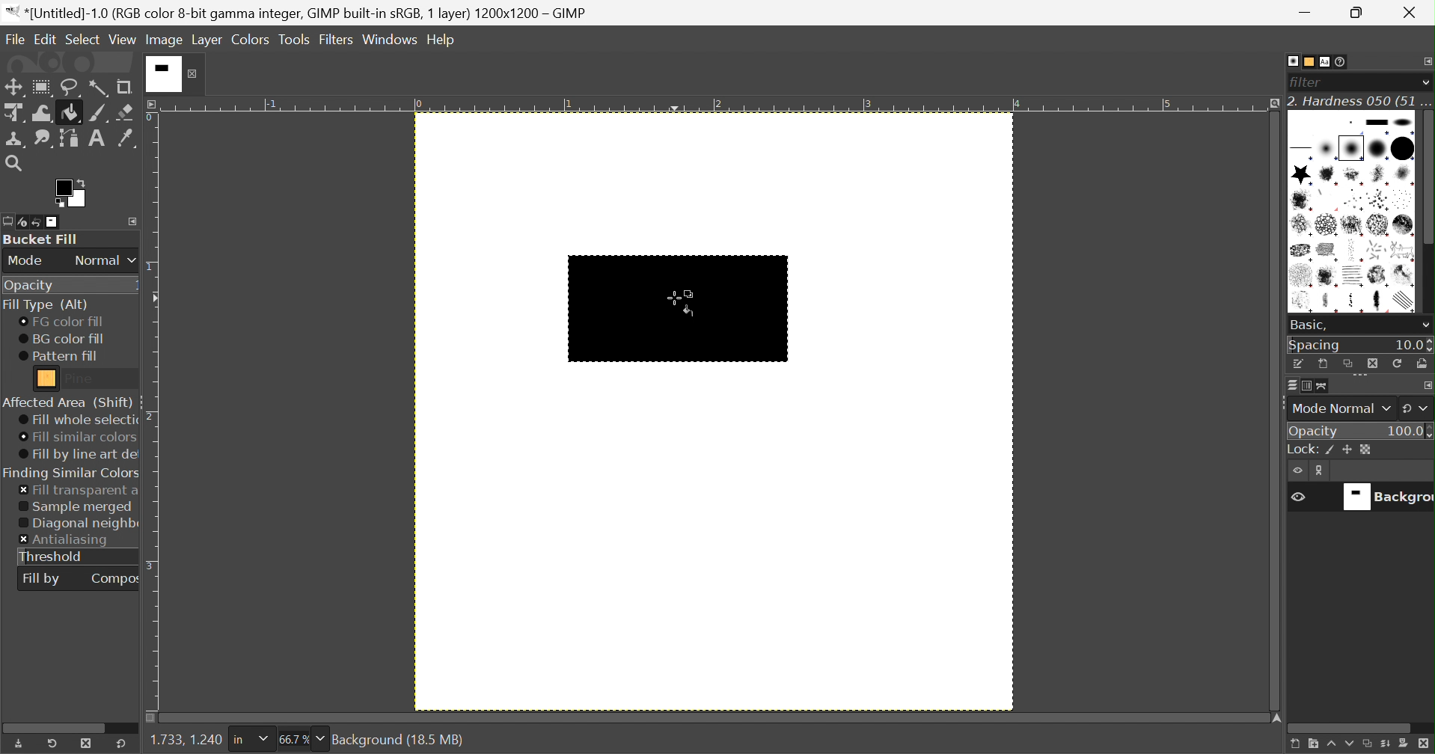  What do you see at coordinates (1303, 301) in the screenshot?
I see `Oils` at bounding box center [1303, 301].